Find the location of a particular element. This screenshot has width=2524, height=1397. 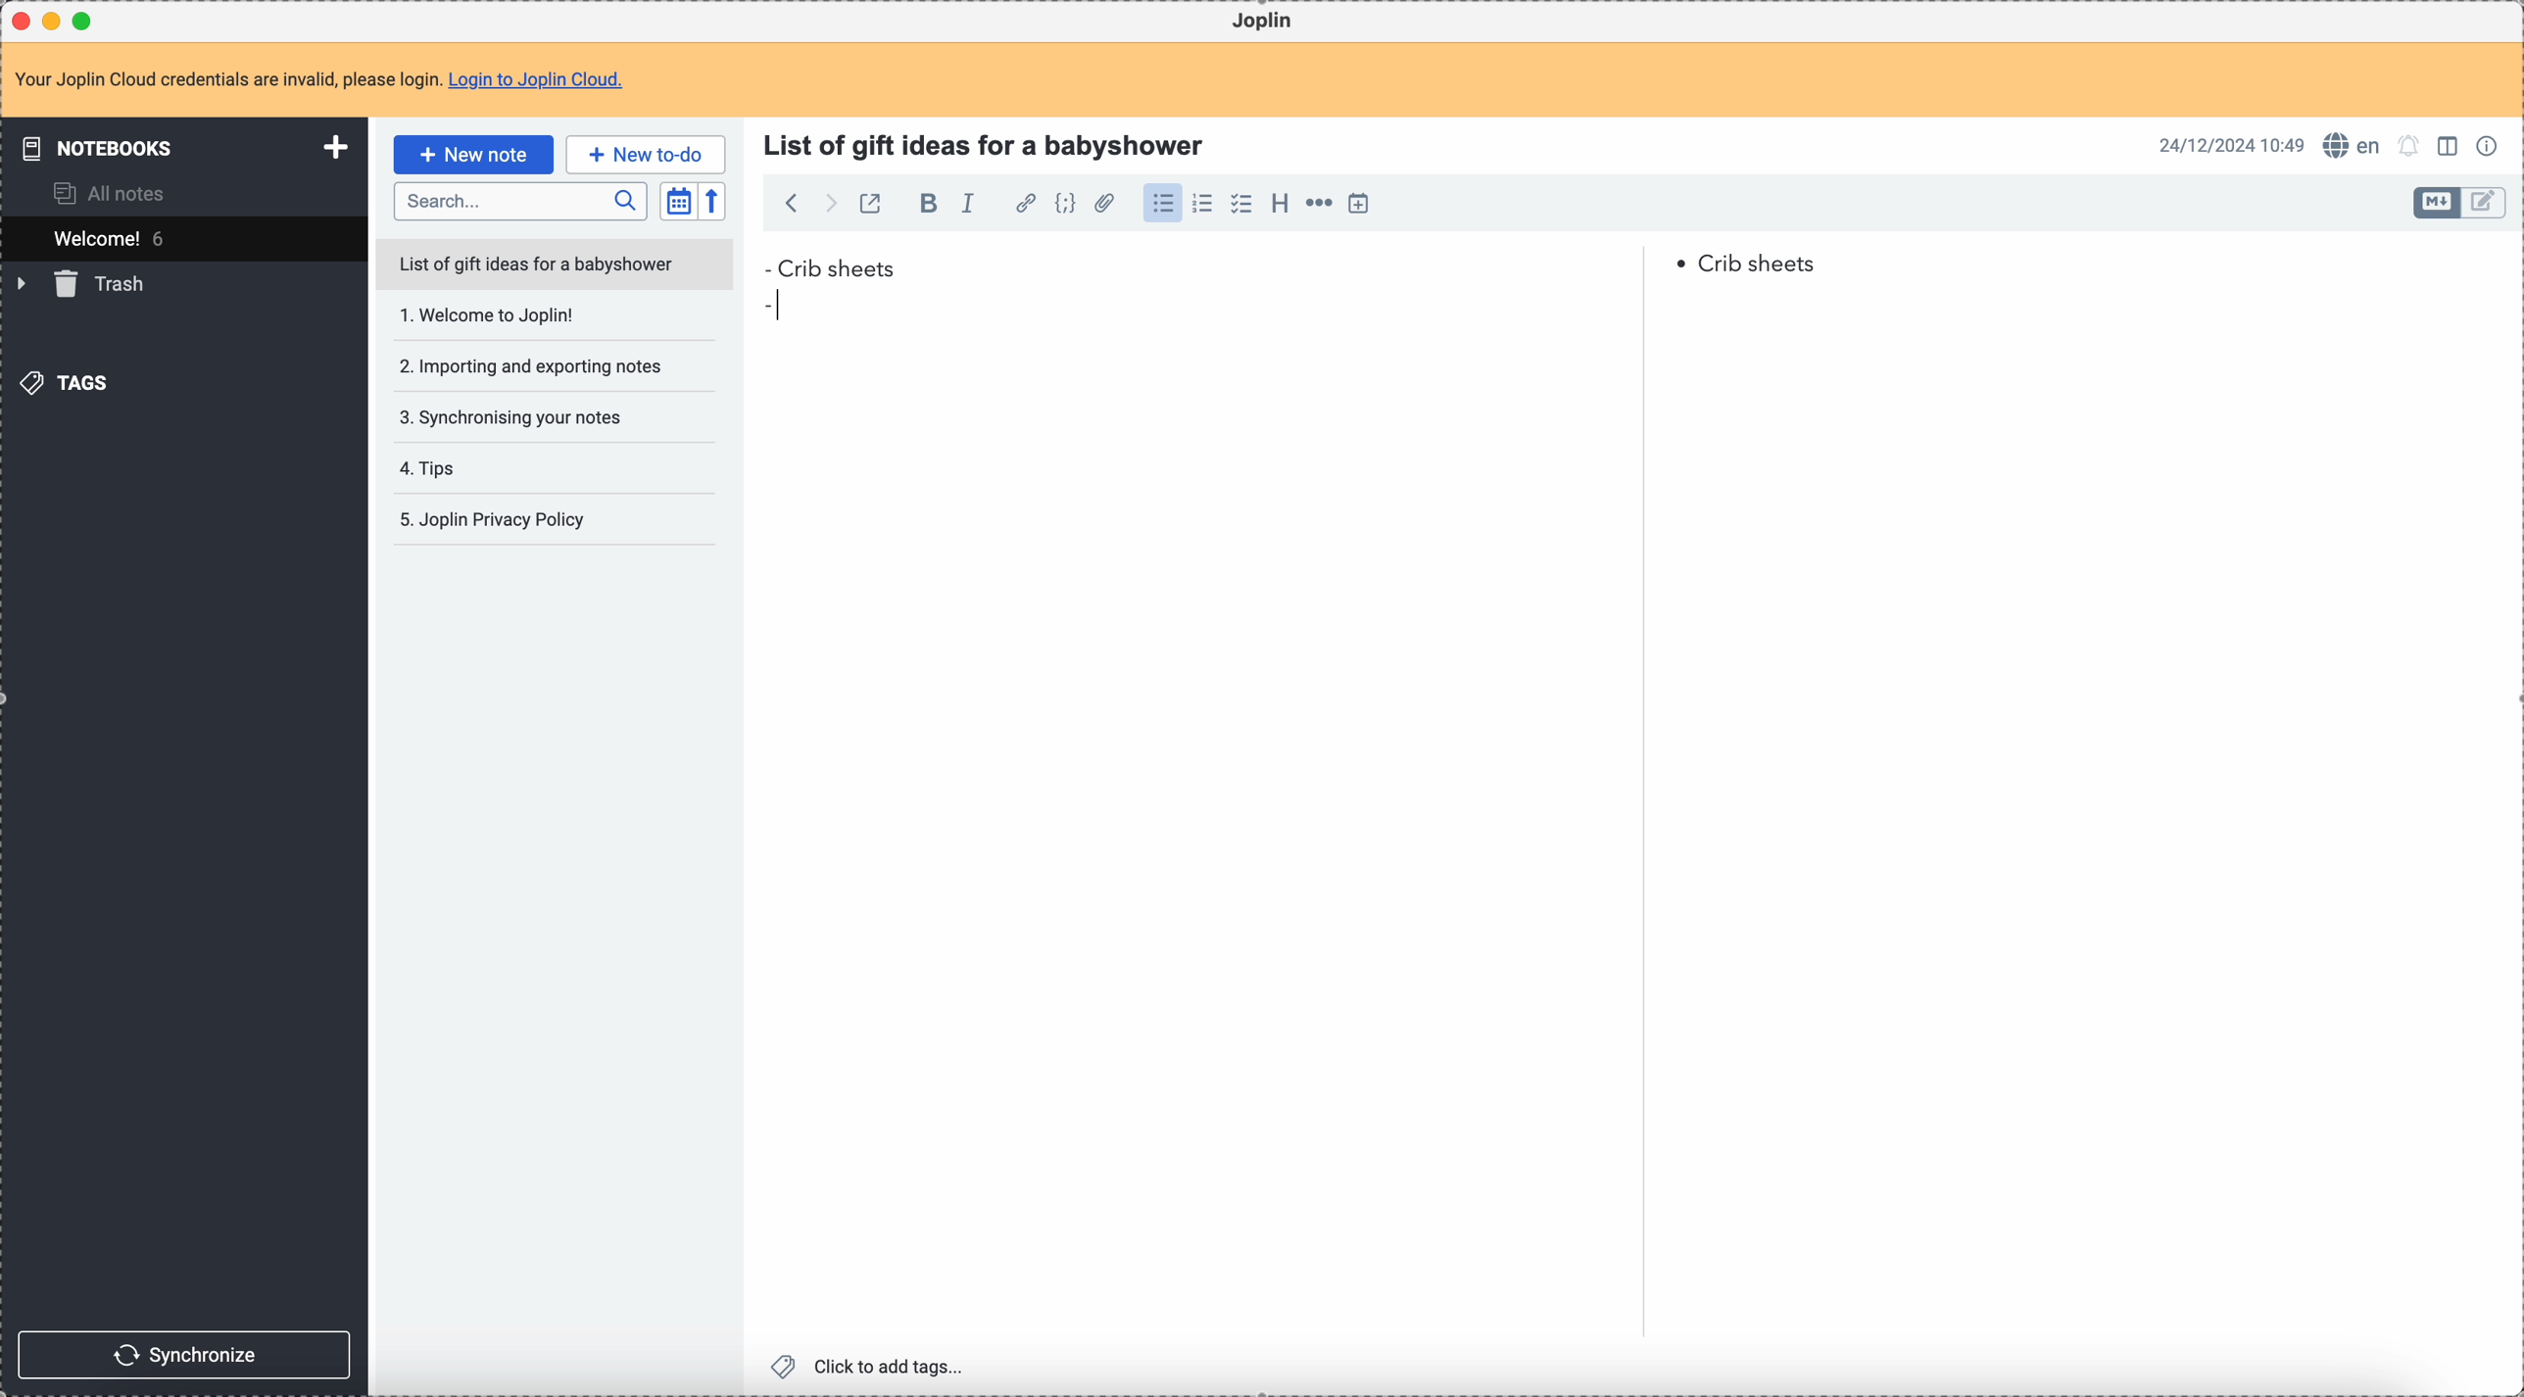

foward is located at coordinates (832, 204).